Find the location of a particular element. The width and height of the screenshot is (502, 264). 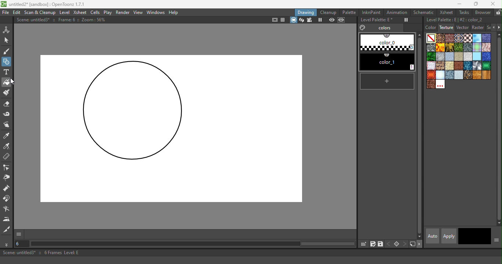

Close is located at coordinates (494, 4).